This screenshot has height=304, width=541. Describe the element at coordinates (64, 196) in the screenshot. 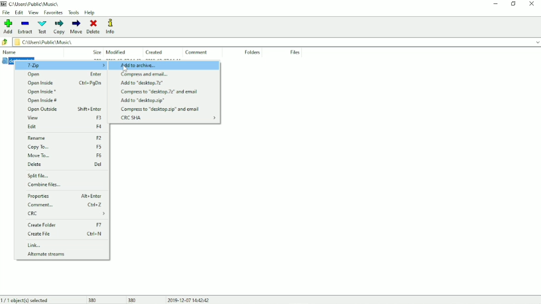

I see `Properties` at that location.